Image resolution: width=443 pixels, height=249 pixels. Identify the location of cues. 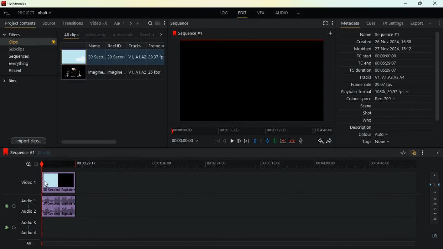
(369, 23).